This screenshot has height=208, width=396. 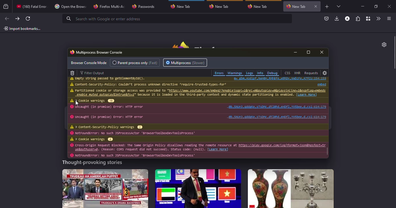 What do you see at coordinates (72, 156) in the screenshot?
I see `warning` at bounding box center [72, 156].